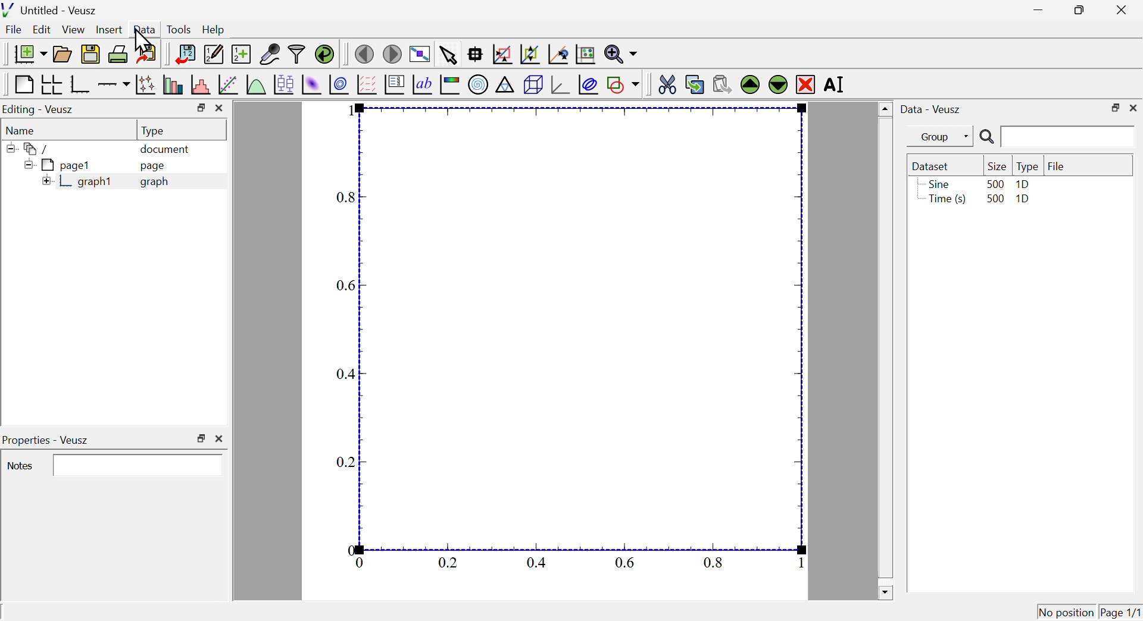  Describe the element at coordinates (147, 55) in the screenshot. I see `export to graphic formats` at that location.